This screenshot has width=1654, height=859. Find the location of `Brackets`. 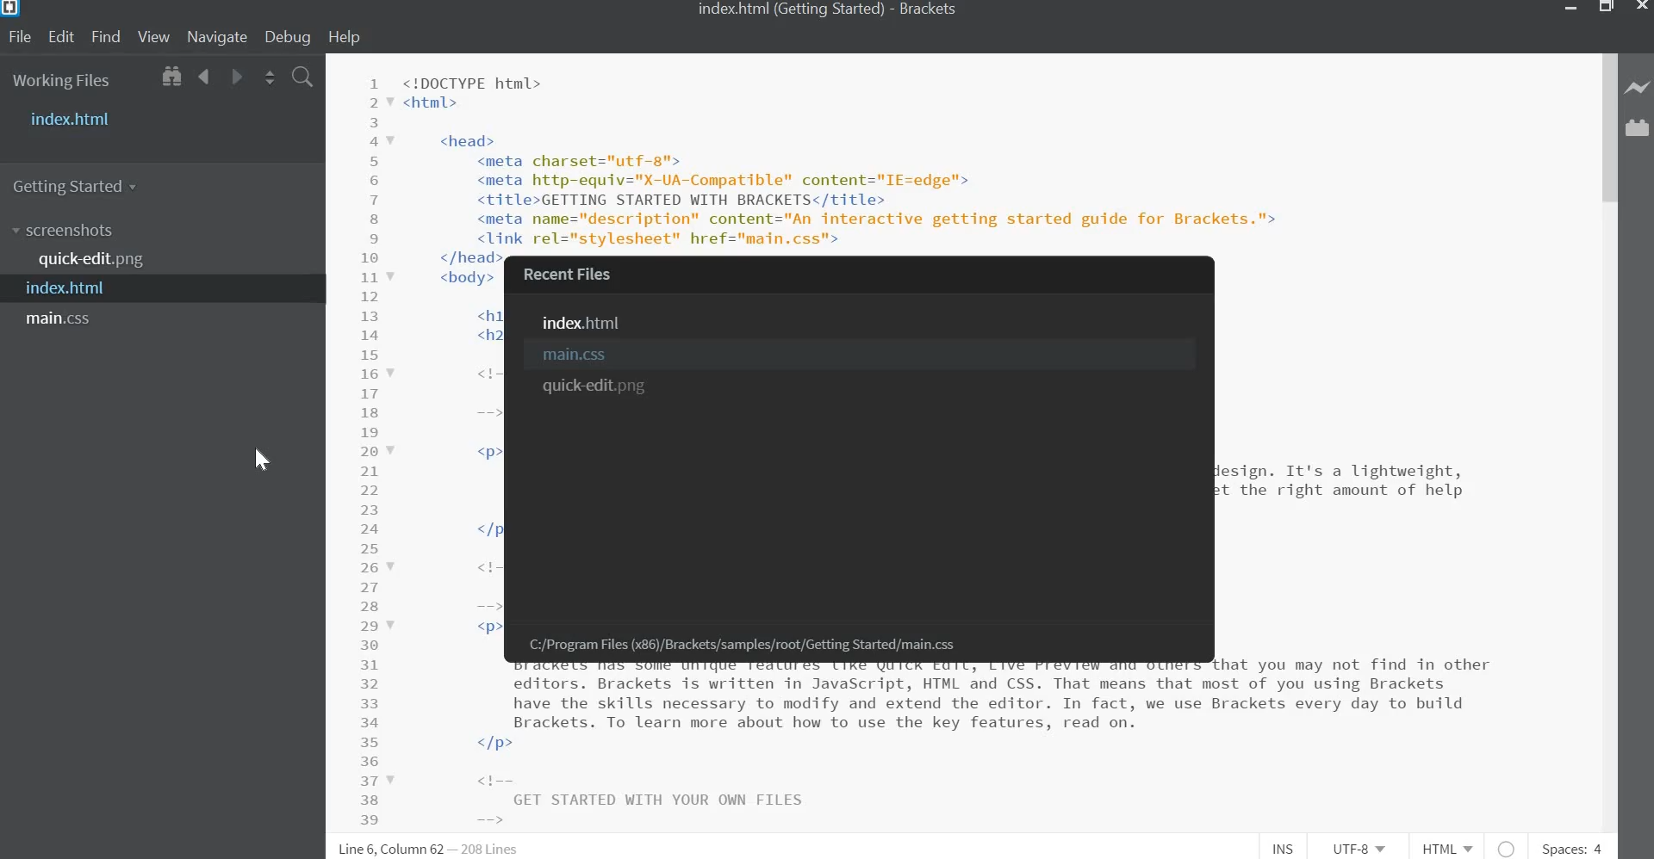

Brackets is located at coordinates (932, 11).